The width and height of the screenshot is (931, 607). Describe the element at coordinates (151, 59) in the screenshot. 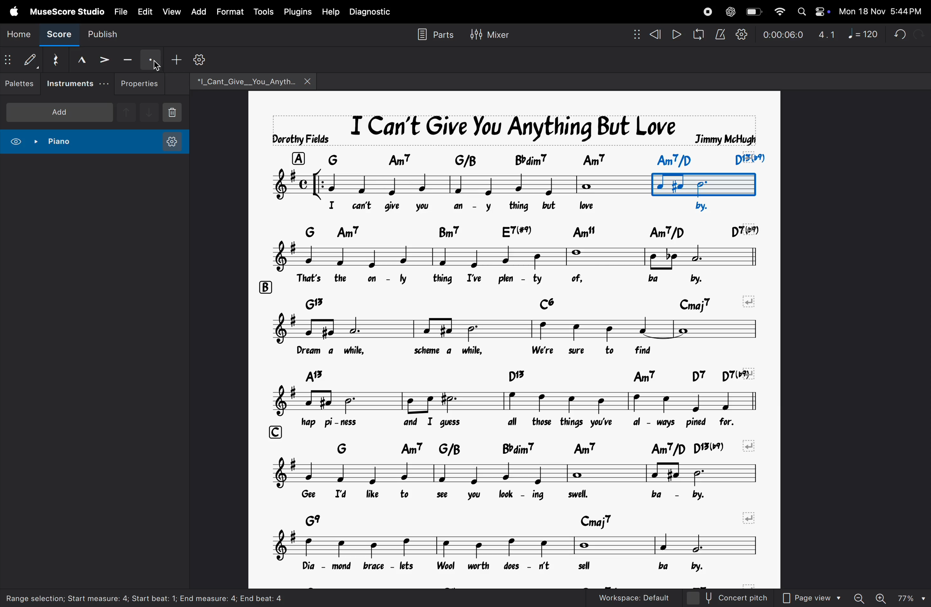

I see `staccato` at that location.